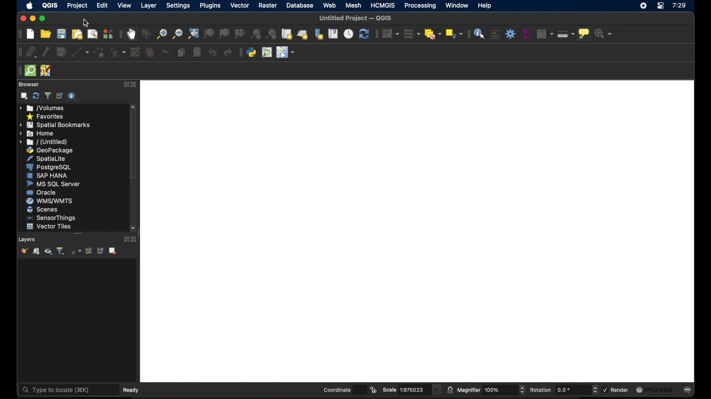  I want to click on selection toolbar, so click(376, 35).